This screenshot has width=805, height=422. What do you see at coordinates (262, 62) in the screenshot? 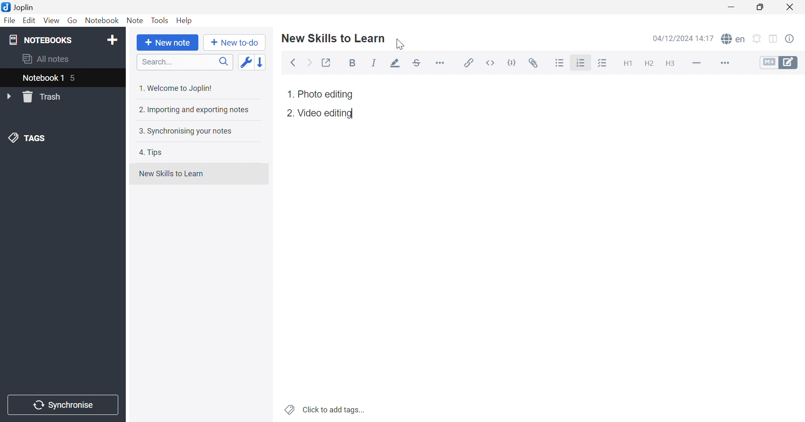
I see `Reverse sort order` at bounding box center [262, 62].